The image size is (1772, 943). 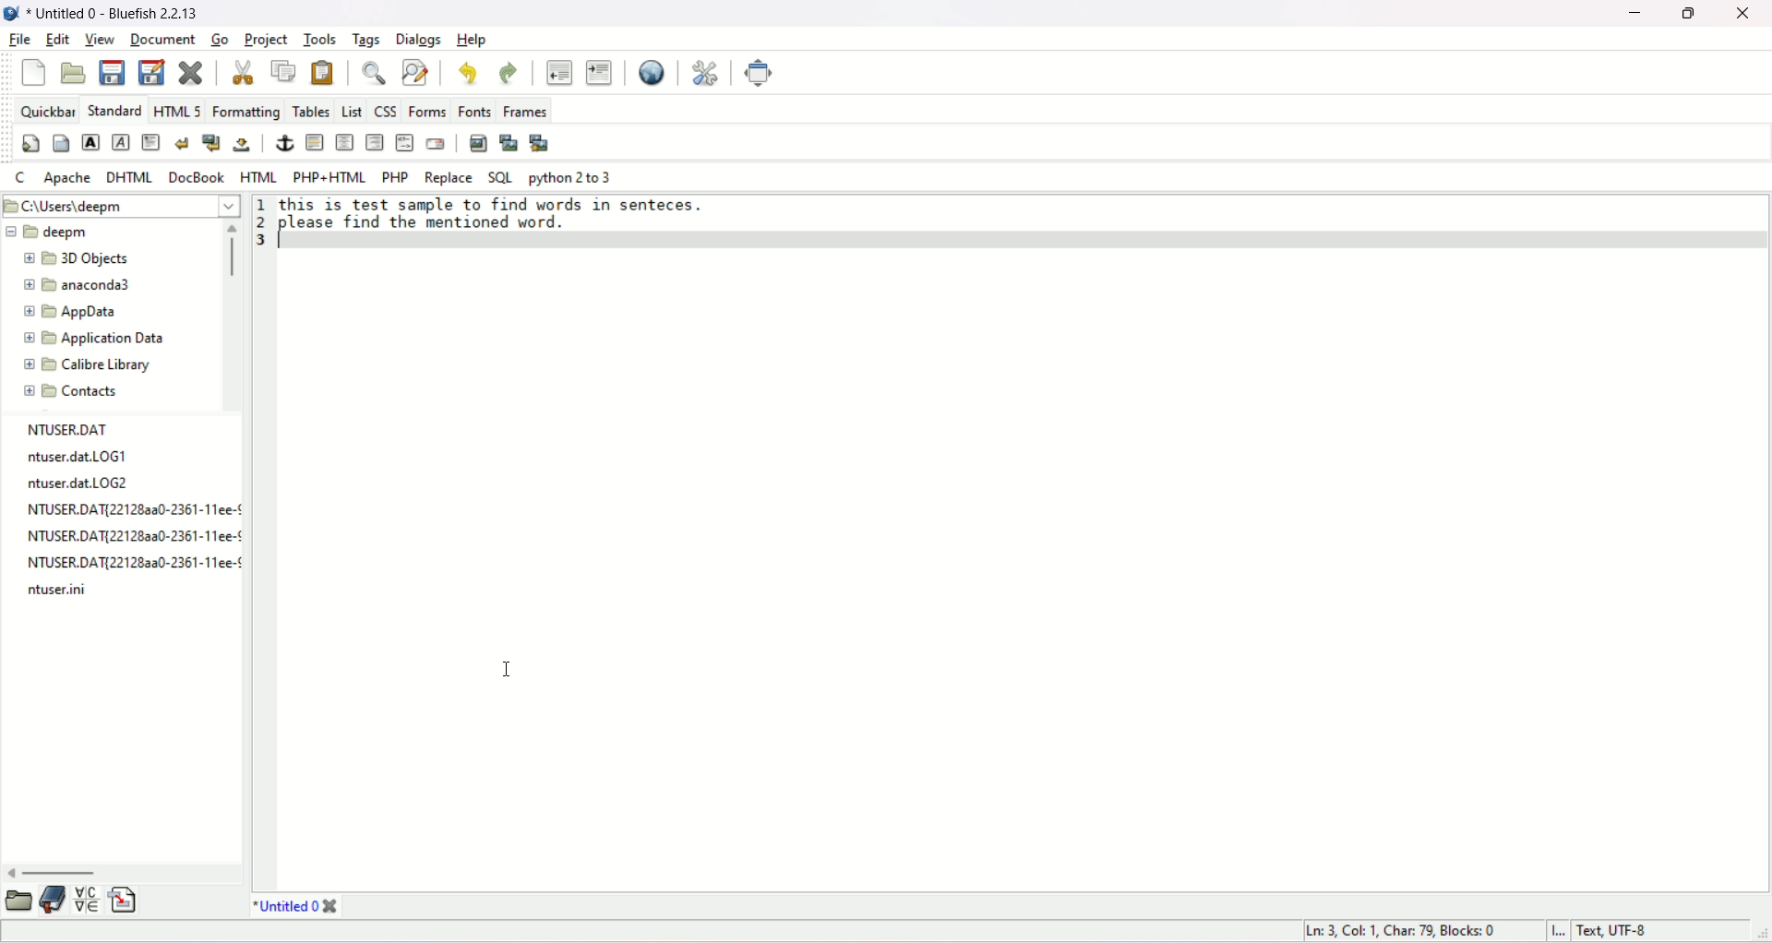 What do you see at coordinates (1747, 14) in the screenshot?
I see `close` at bounding box center [1747, 14].